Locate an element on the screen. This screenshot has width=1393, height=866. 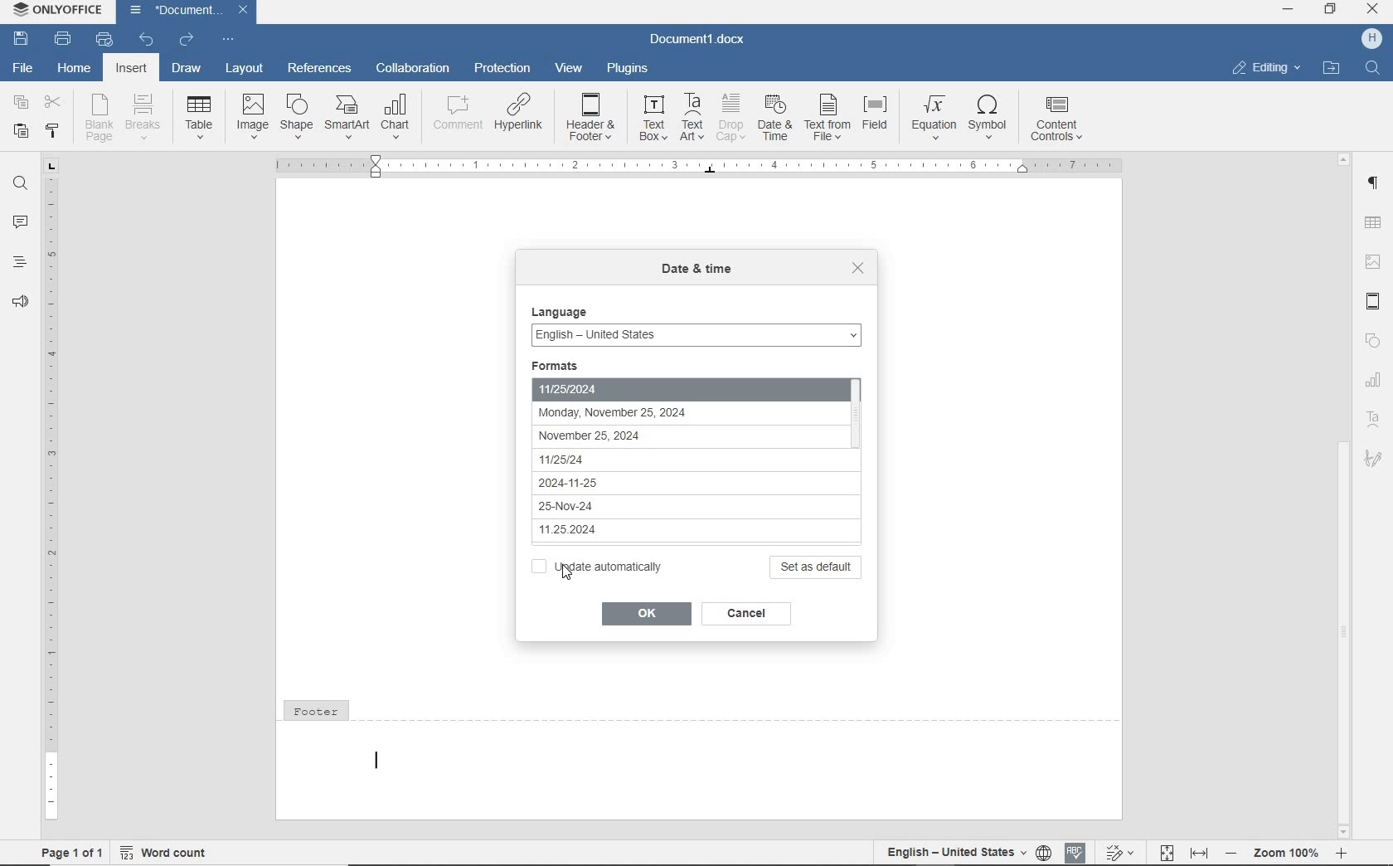
Language is located at coordinates (563, 309).